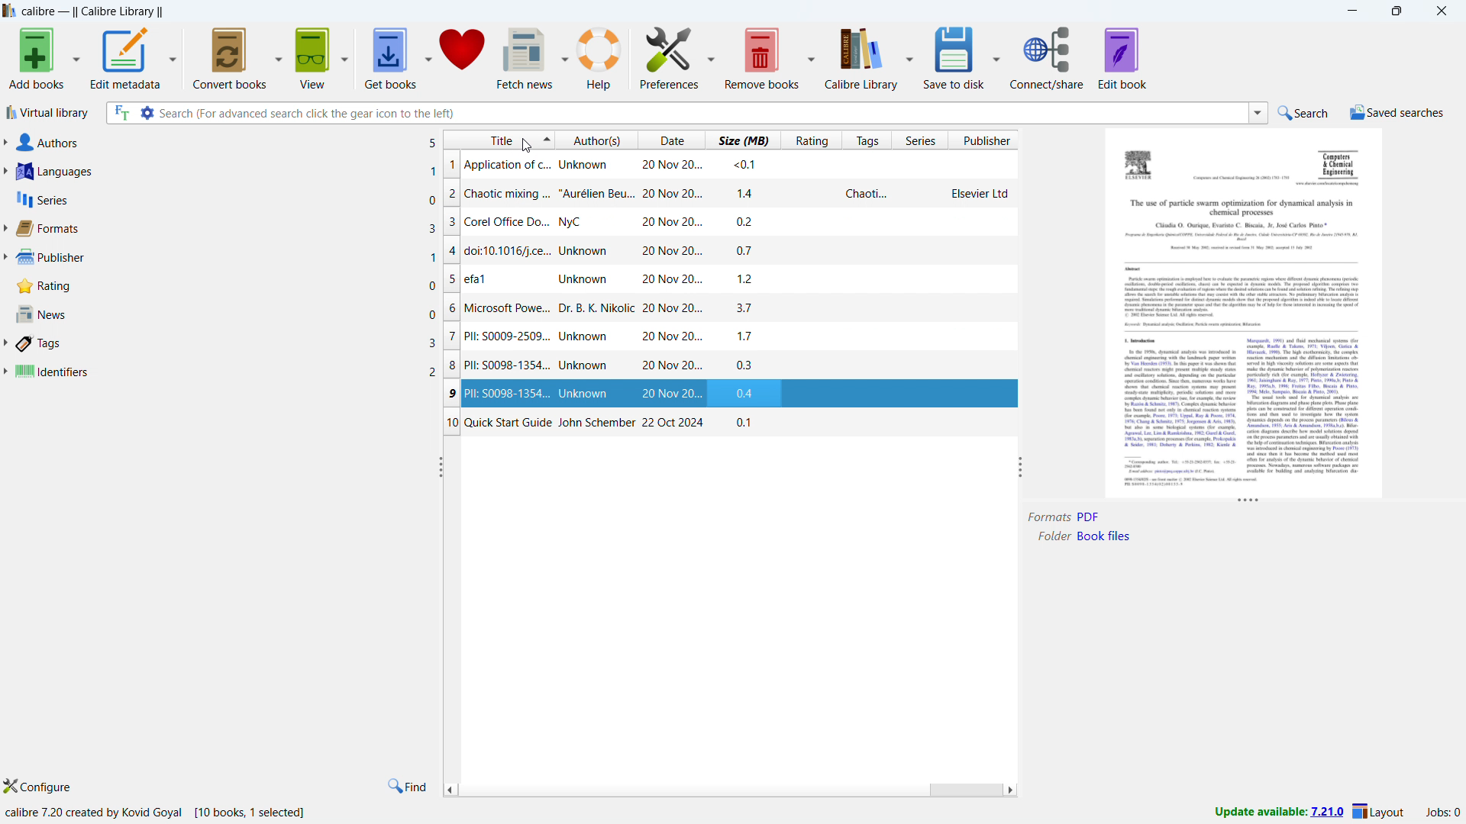 The height and width of the screenshot is (824, 1466). What do you see at coordinates (744, 423) in the screenshot?
I see `0.1` at bounding box center [744, 423].